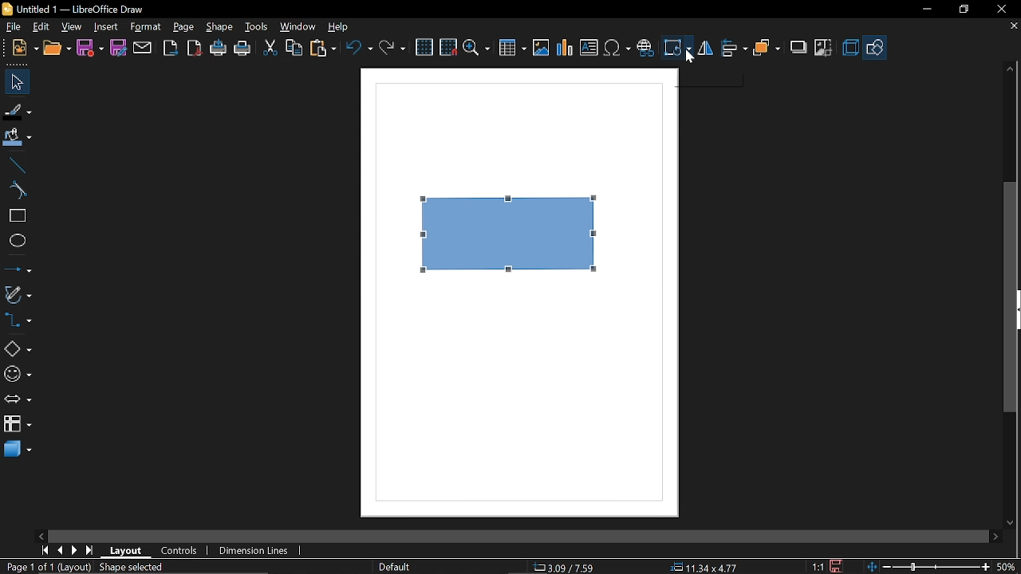 This screenshot has height=574, width=1021. What do you see at coordinates (243, 49) in the screenshot?
I see `print` at bounding box center [243, 49].